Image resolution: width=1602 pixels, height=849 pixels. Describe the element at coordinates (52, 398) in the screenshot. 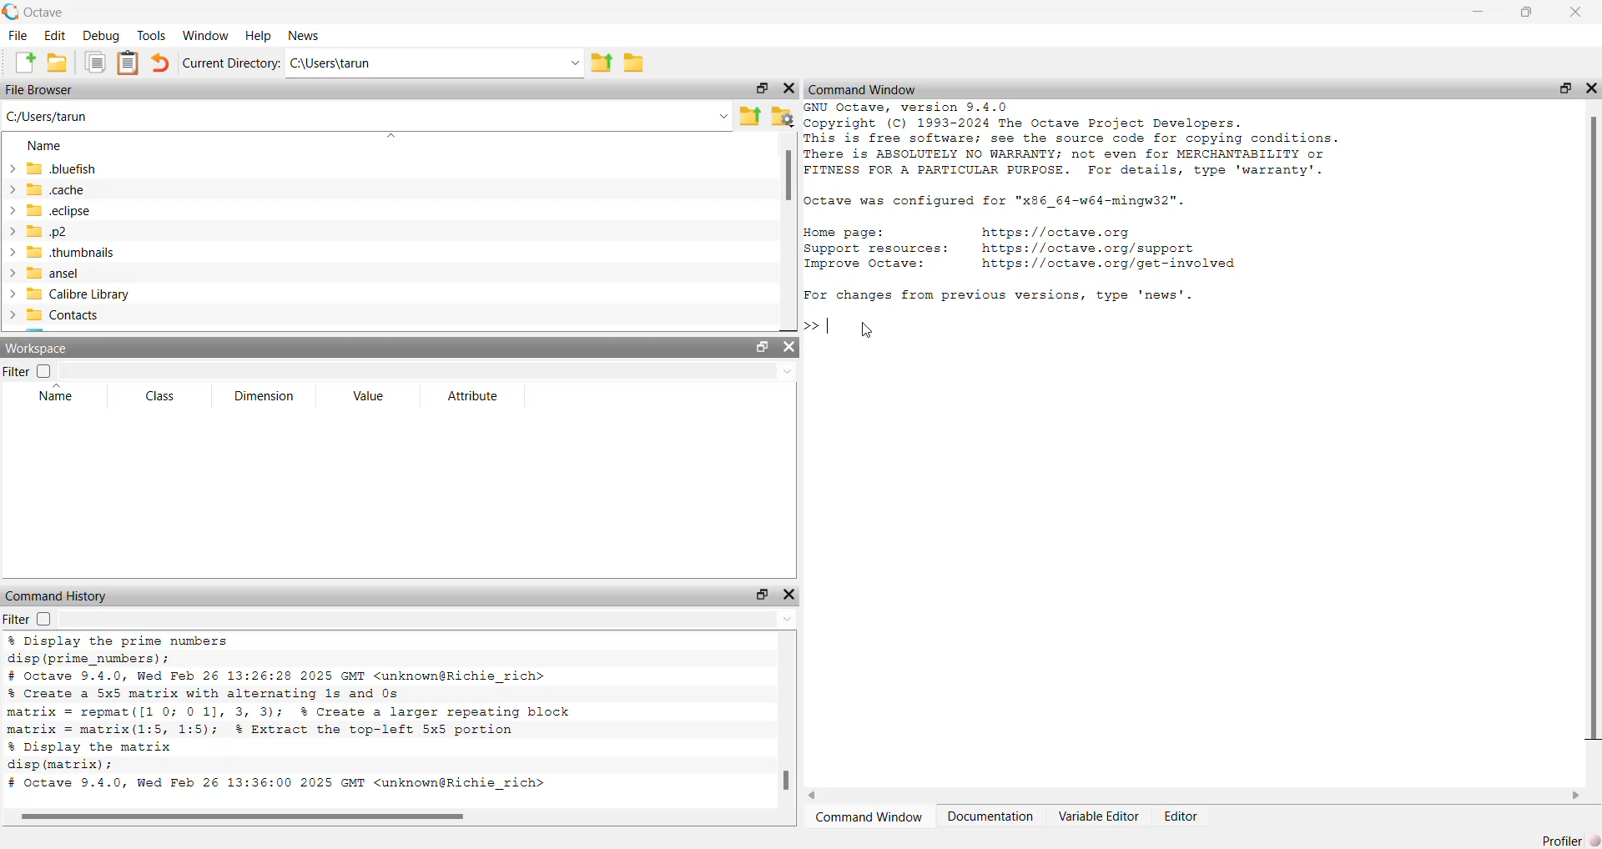

I see `name` at that location.